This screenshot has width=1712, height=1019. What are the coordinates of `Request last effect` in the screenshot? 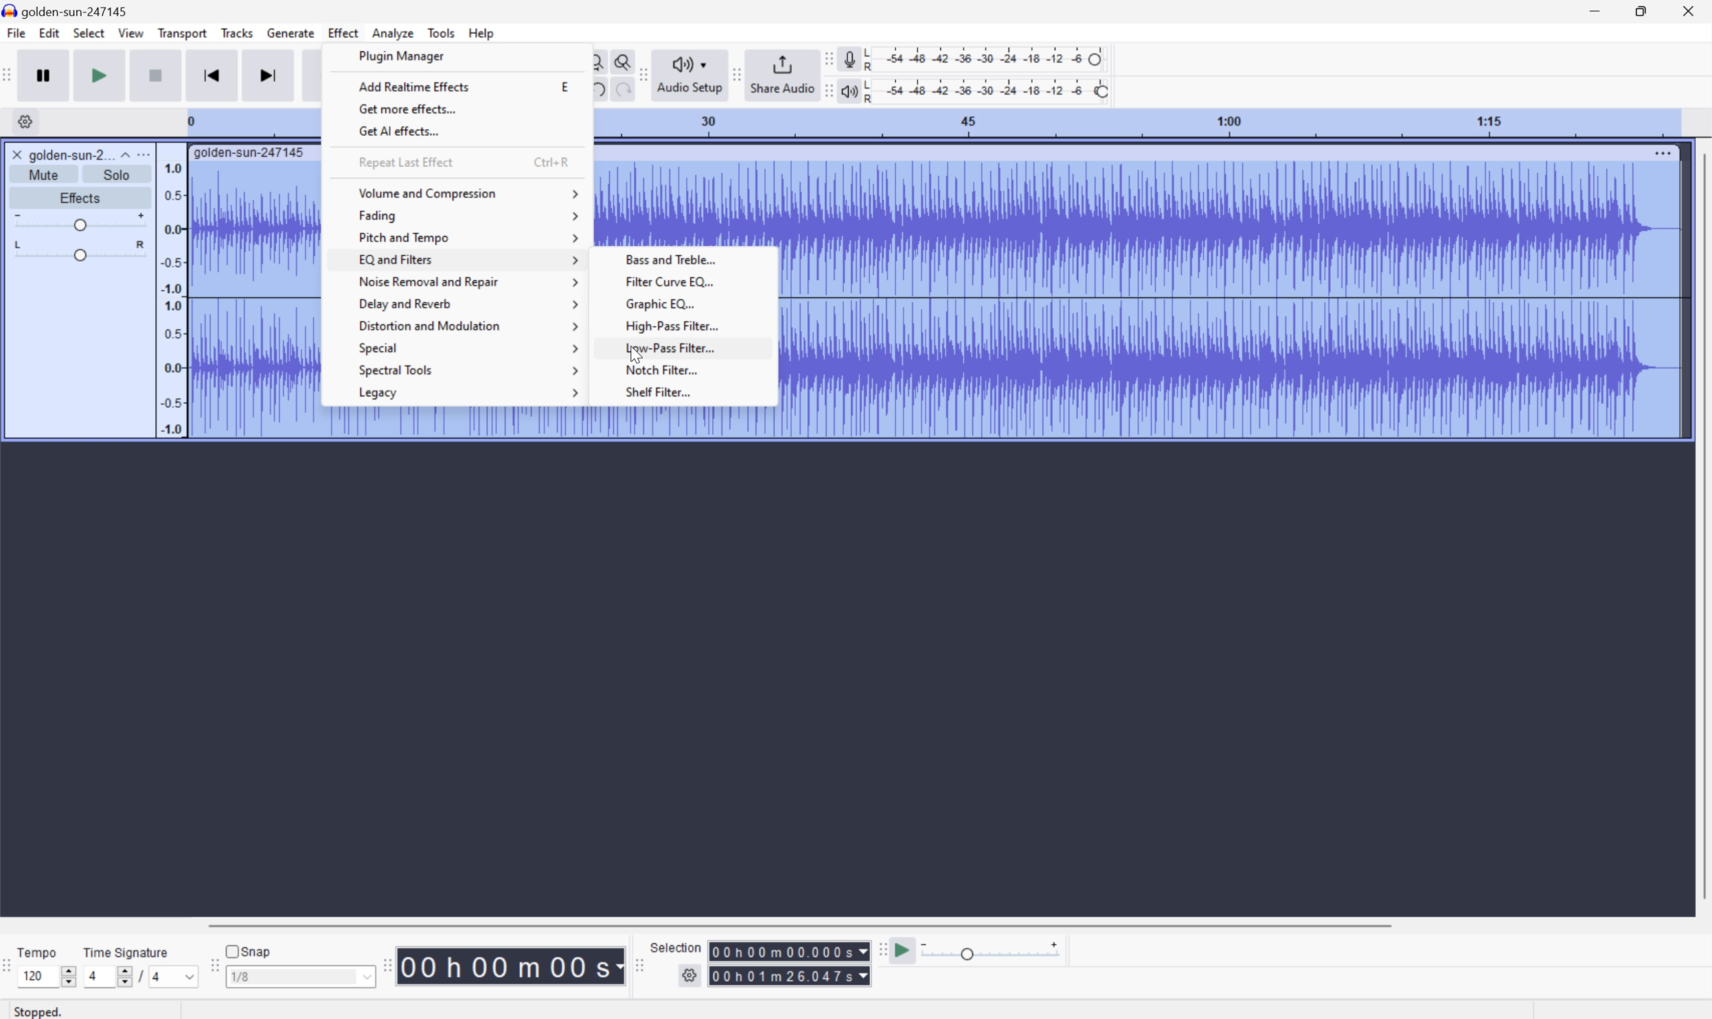 It's located at (404, 161).